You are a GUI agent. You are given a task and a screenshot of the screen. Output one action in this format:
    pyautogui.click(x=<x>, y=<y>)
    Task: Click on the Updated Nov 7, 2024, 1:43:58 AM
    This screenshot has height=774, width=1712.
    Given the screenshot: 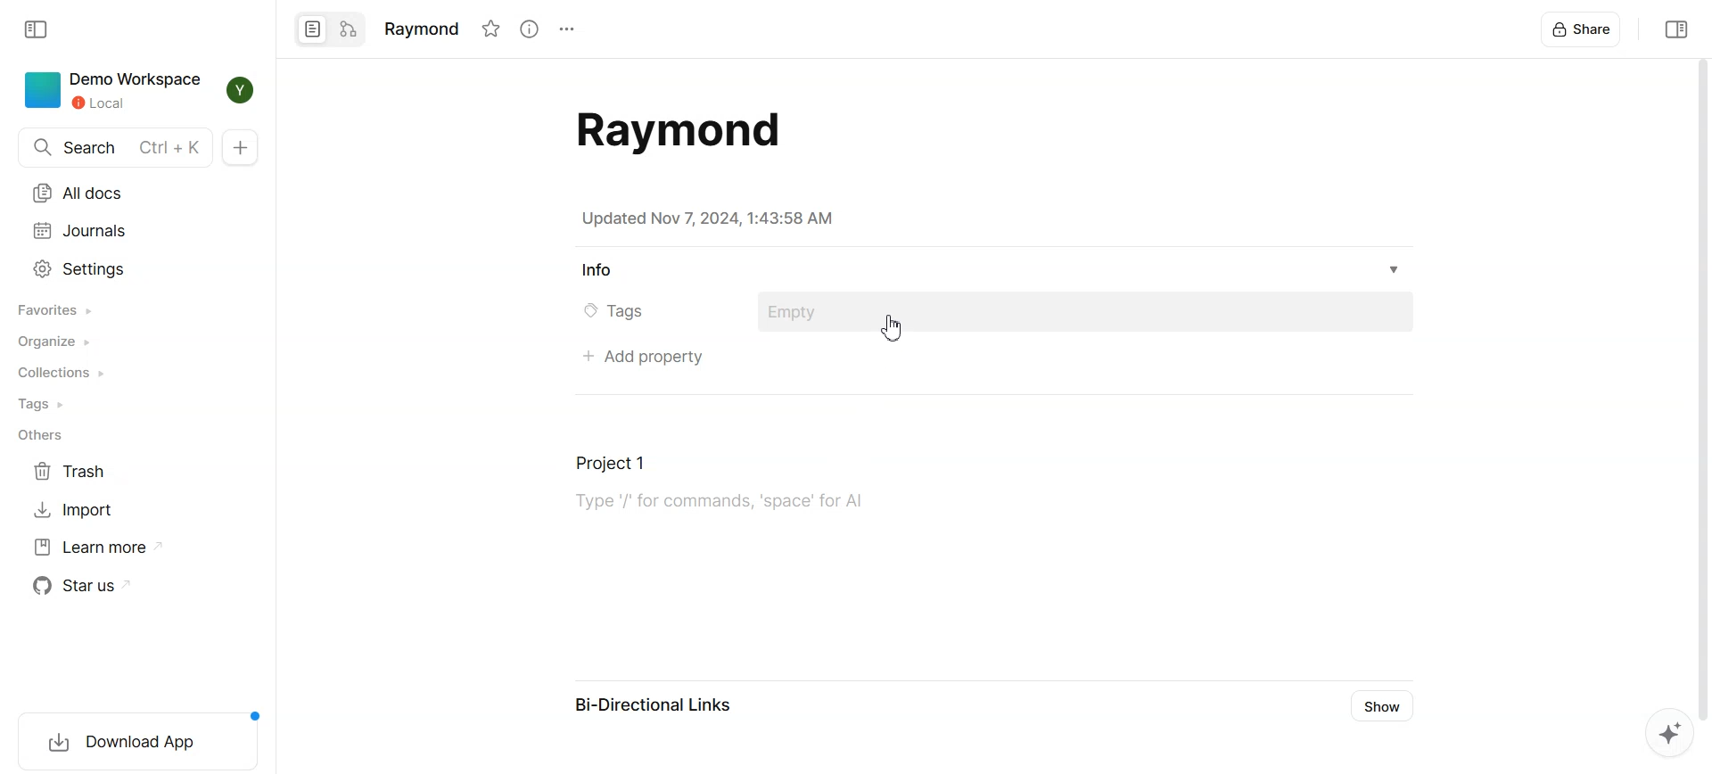 What is the action you would take?
    pyautogui.click(x=707, y=218)
    